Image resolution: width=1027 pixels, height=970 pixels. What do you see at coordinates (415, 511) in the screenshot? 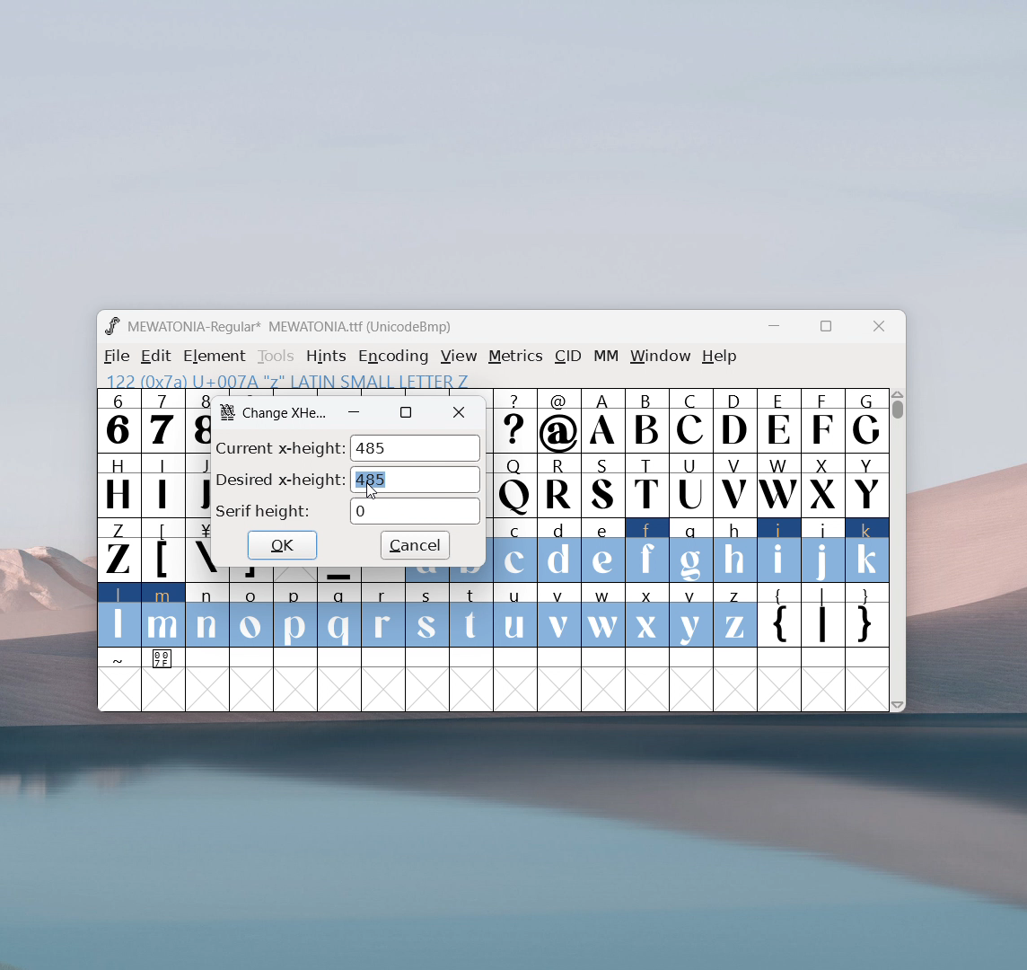
I see `0` at bounding box center [415, 511].